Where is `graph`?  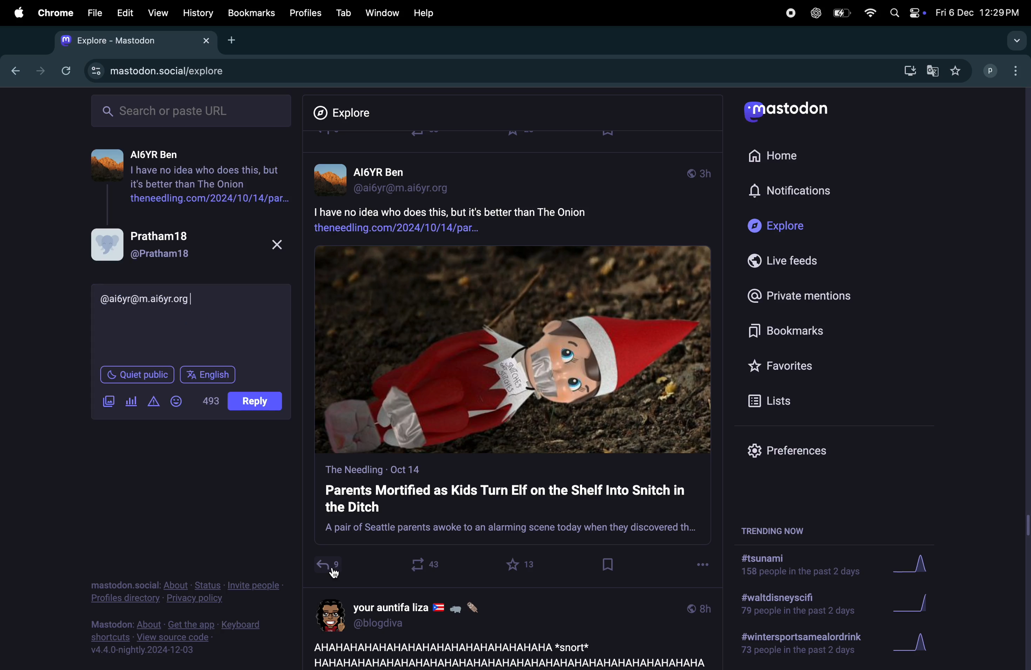 graph is located at coordinates (918, 566).